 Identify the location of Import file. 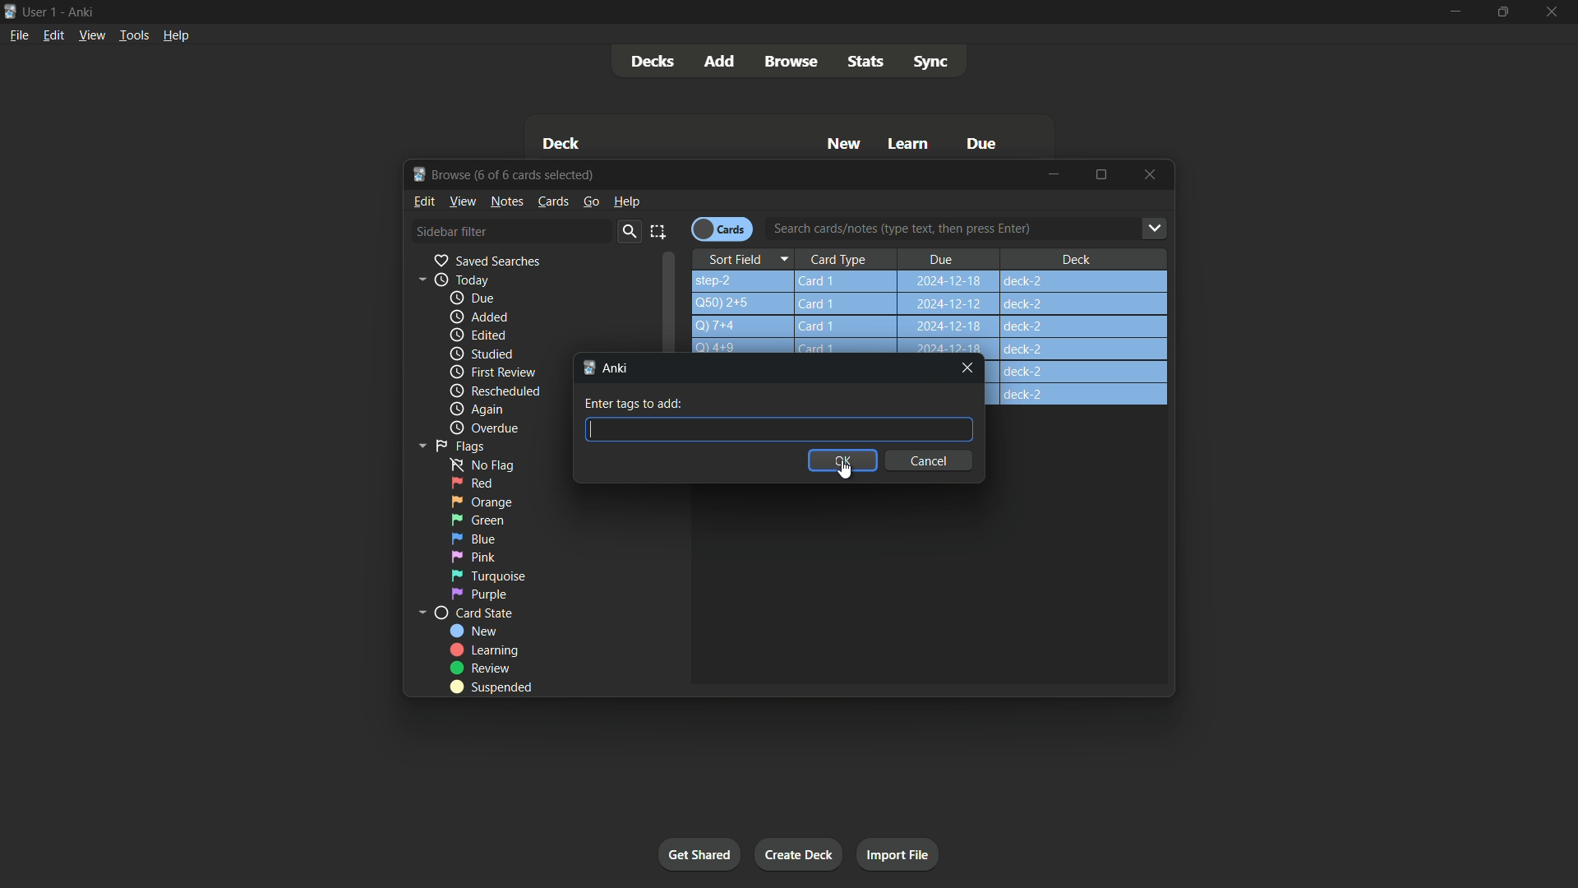
(899, 855).